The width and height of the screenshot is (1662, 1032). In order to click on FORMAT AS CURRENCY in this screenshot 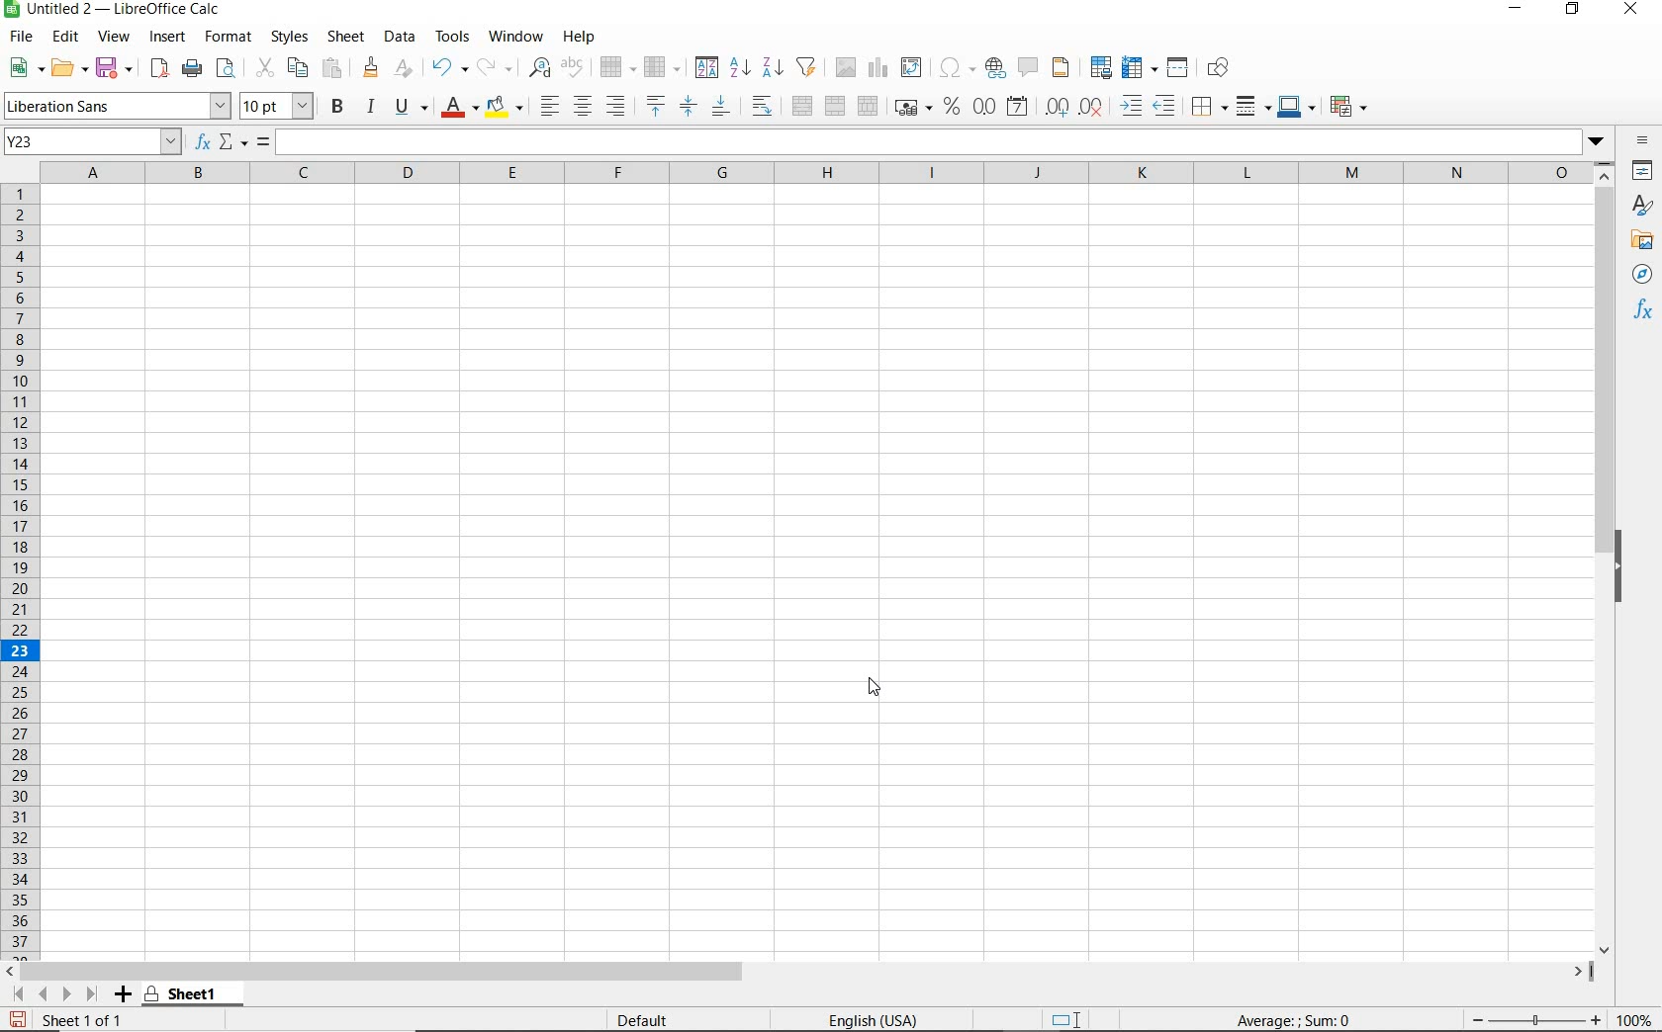, I will do `click(911, 110)`.